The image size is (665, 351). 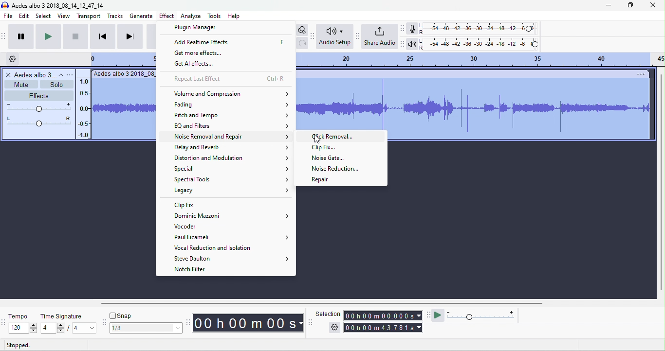 I want to click on tempo, so click(x=18, y=316).